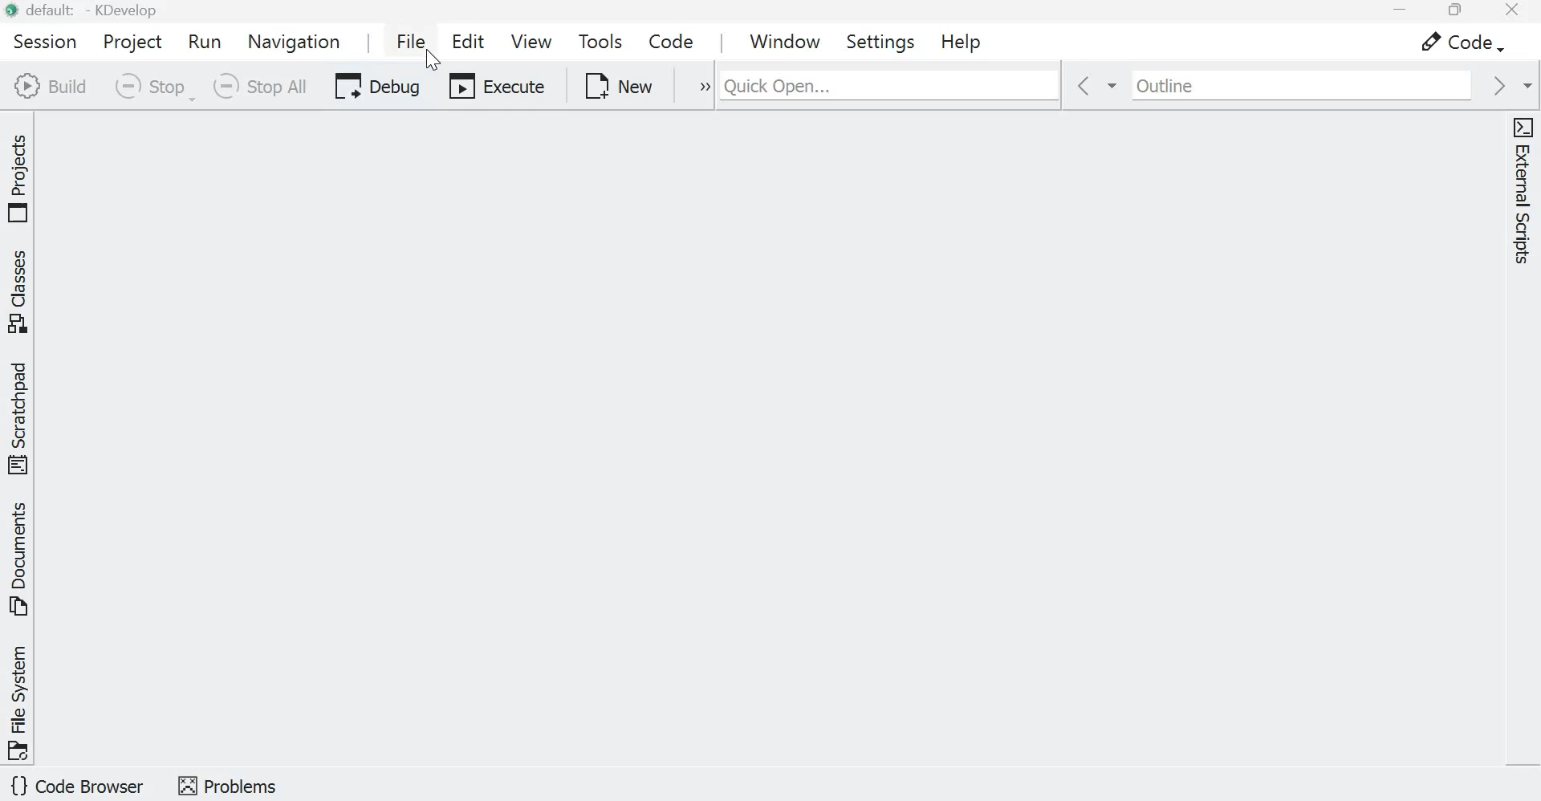 This screenshot has width=1541, height=801. I want to click on Toggle 'Projects' tool view, so click(22, 174).